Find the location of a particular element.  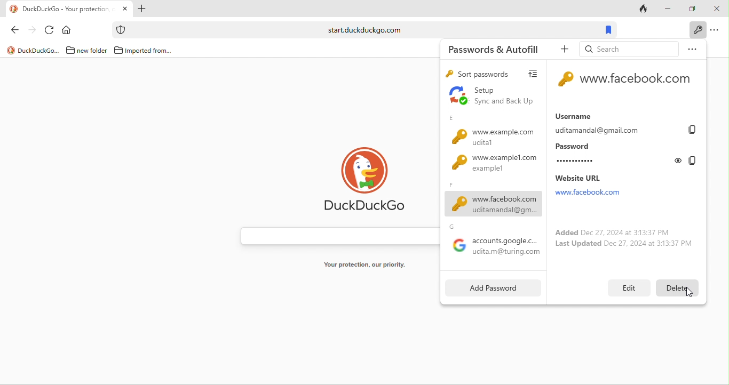

cursor is located at coordinates (691, 292).